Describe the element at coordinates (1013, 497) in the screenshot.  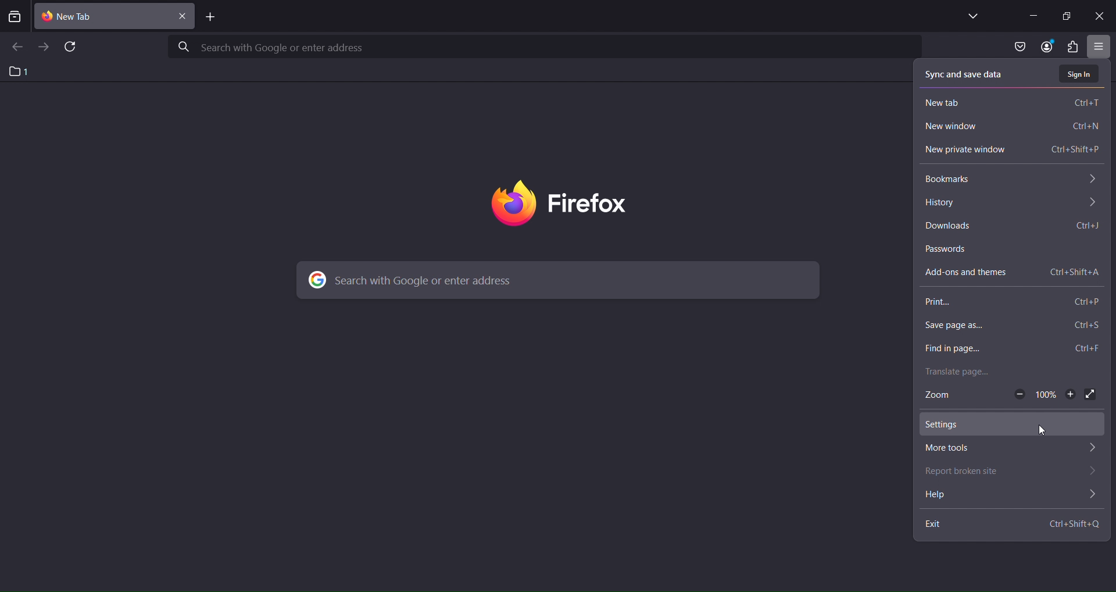
I see `help` at that location.